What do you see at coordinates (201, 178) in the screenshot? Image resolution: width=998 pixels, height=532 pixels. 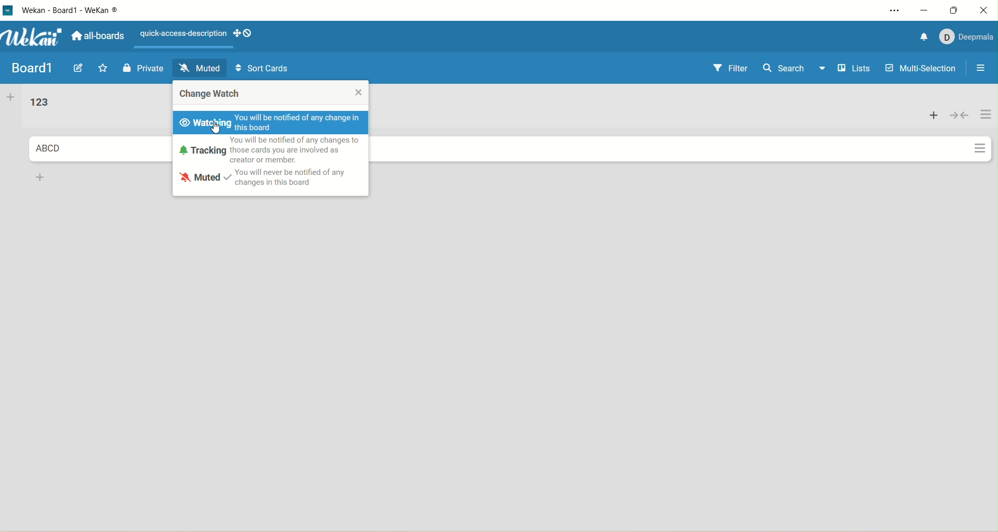 I see `muted` at bounding box center [201, 178].